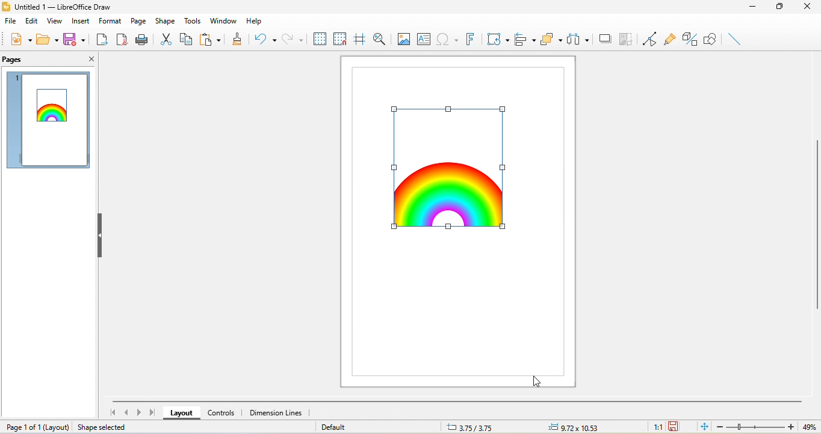 This screenshot has height=434, width=821. Describe the element at coordinates (471, 38) in the screenshot. I see `font work text` at that location.